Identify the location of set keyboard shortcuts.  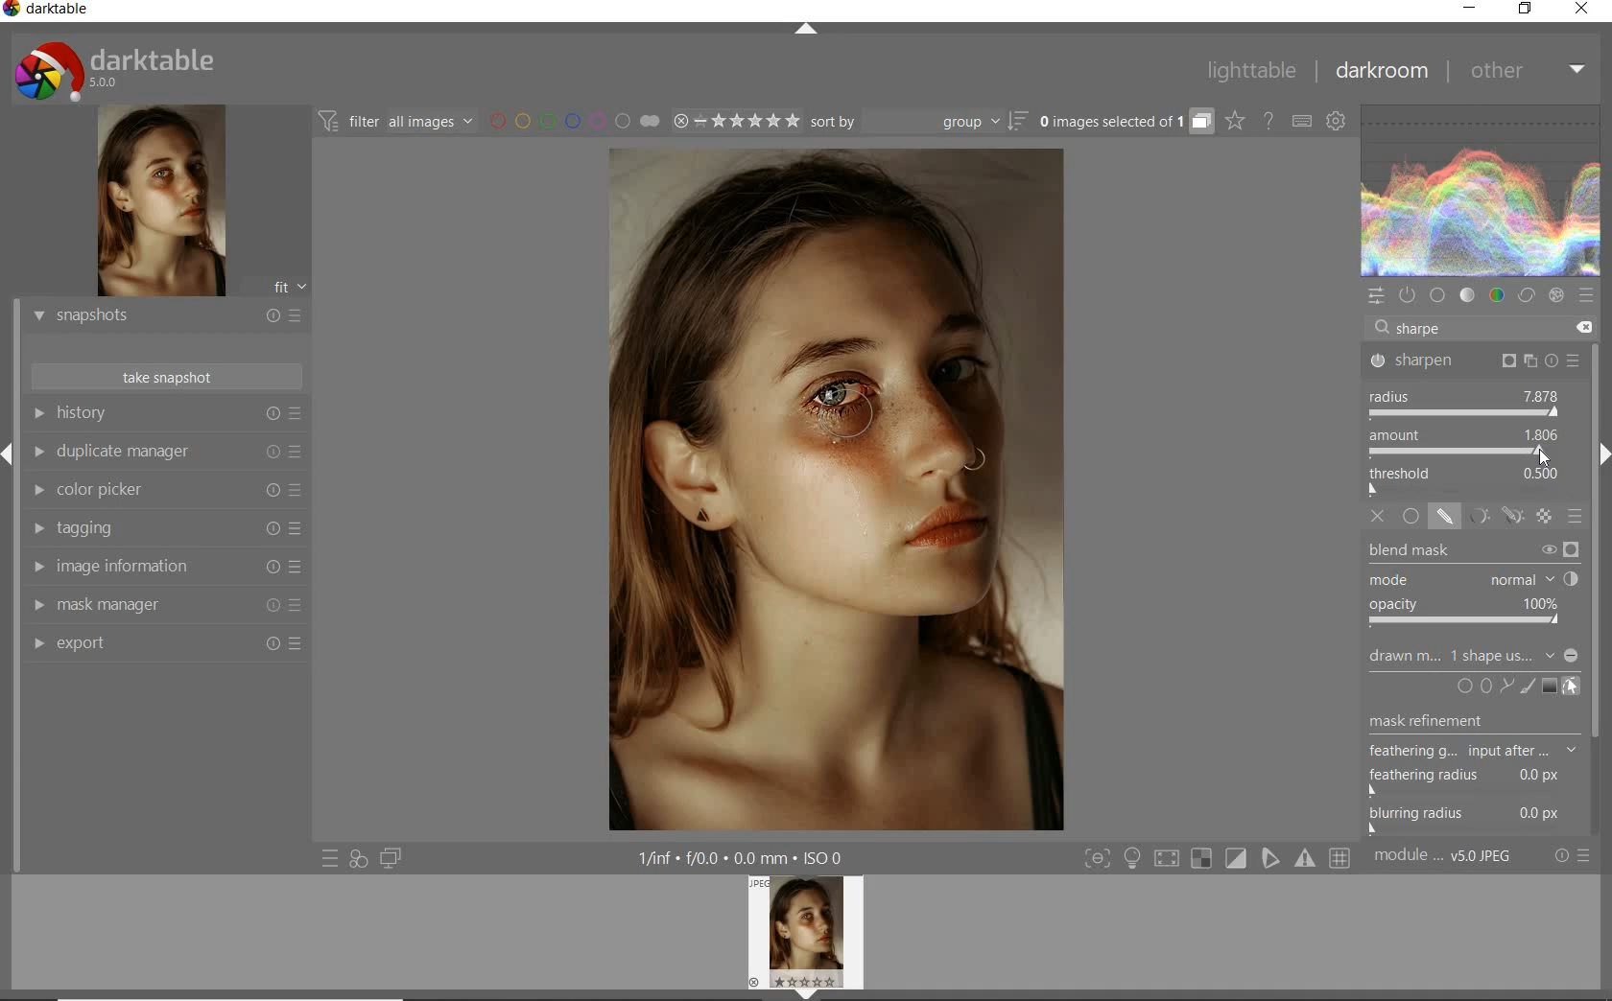
(1301, 123).